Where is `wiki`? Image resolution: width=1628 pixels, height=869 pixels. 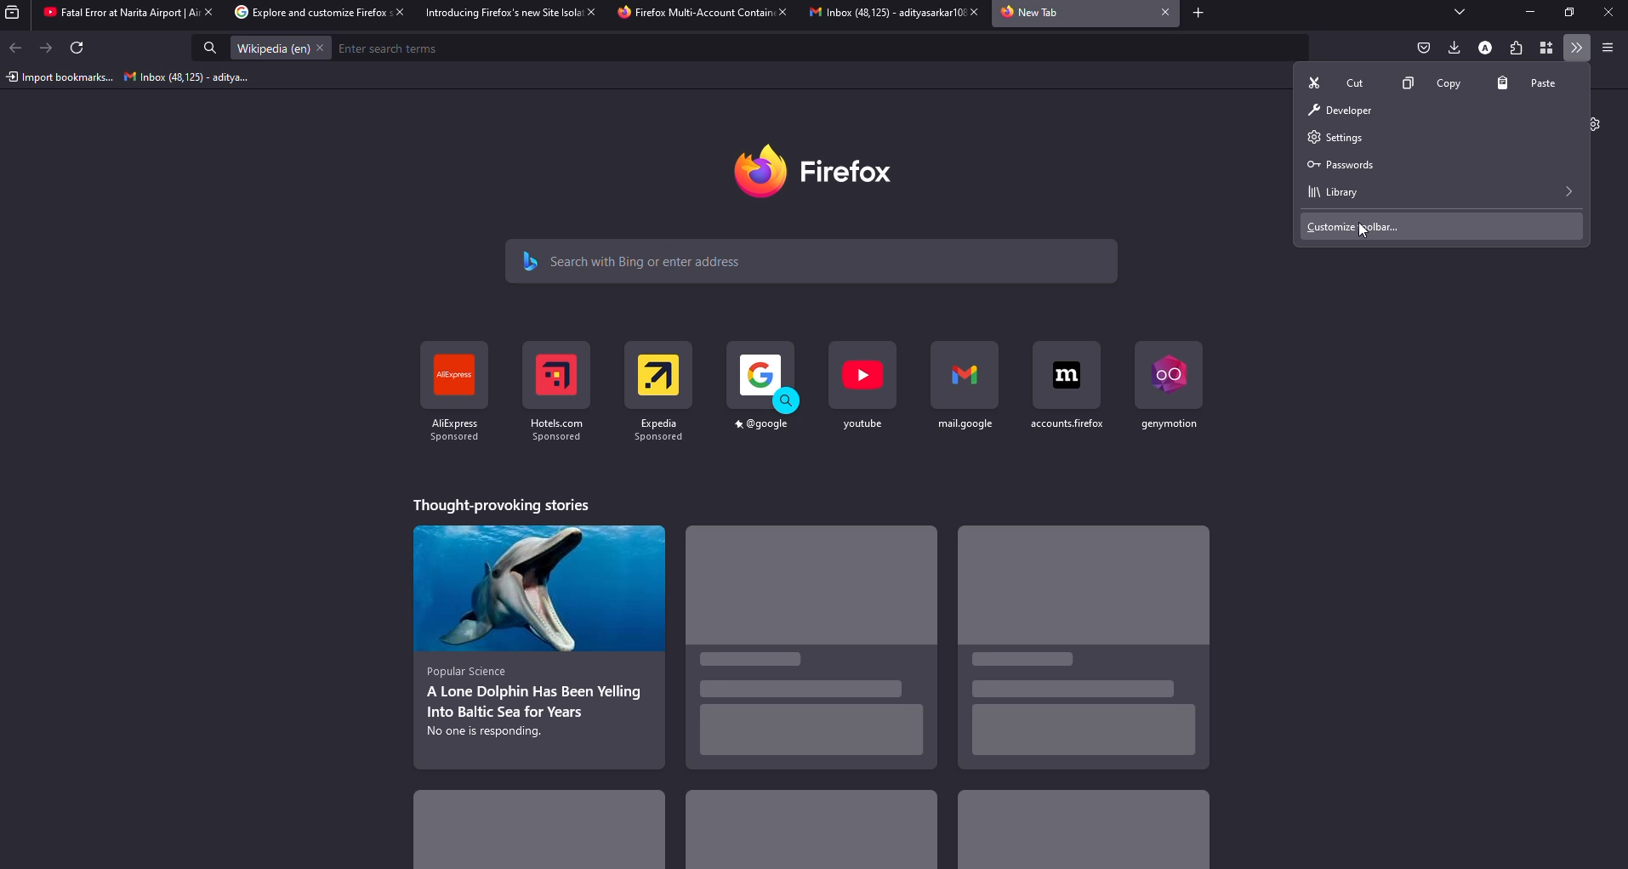 wiki is located at coordinates (270, 48).